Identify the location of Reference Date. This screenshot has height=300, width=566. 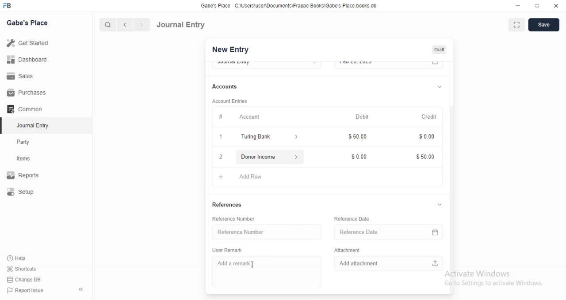
(381, 231).